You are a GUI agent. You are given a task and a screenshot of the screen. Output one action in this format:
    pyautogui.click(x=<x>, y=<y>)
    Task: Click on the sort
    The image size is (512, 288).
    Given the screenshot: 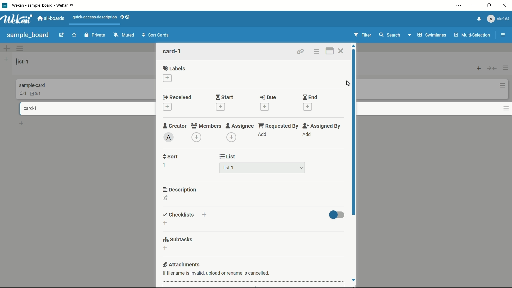 What is the action you would take?
    pyautogui.click(x=171, y=157)
    